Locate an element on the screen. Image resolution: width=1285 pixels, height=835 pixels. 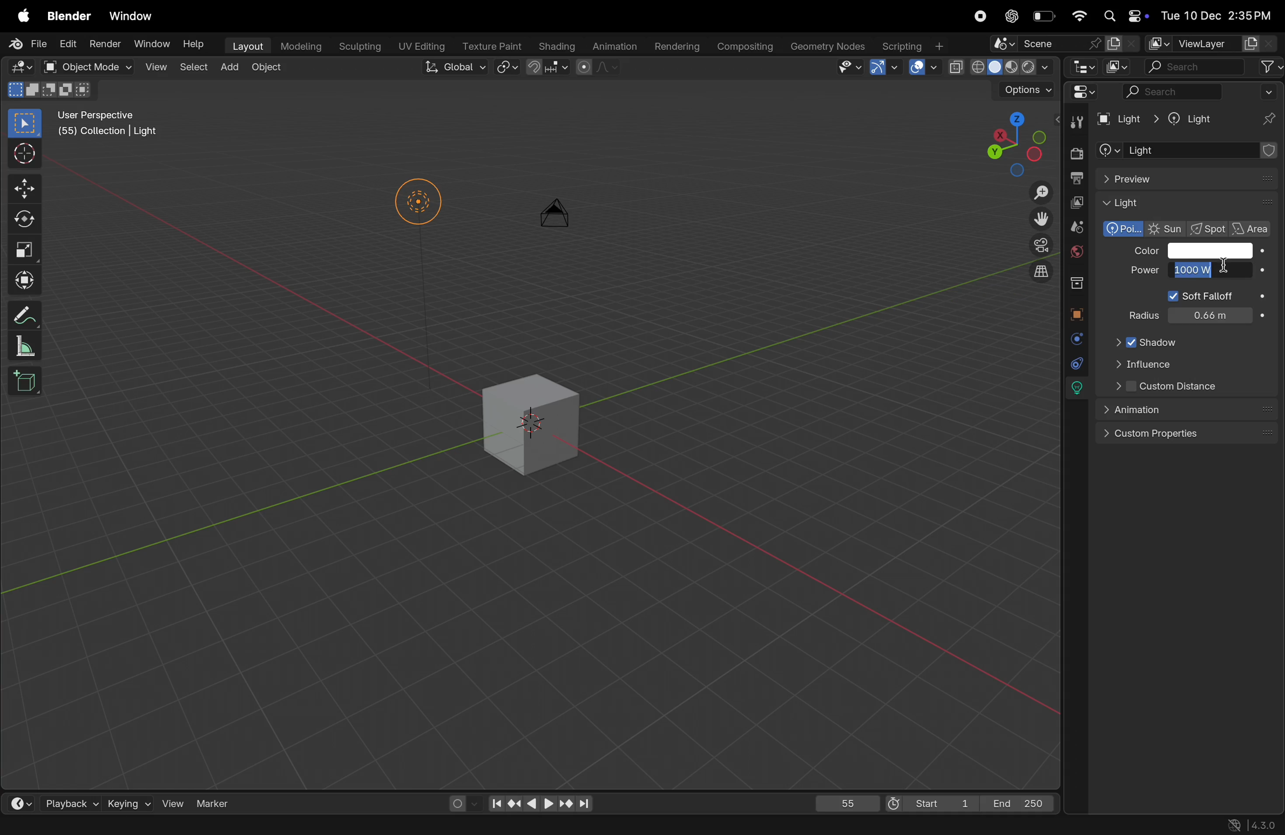
view layer is located at coordinates (1074, 203).